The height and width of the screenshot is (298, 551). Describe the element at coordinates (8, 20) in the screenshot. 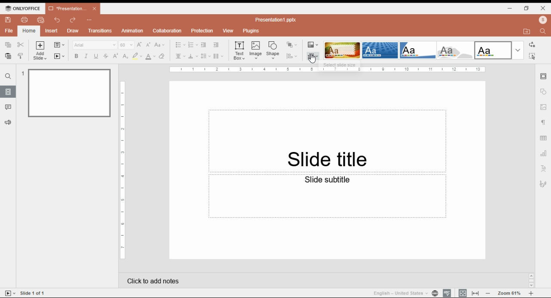

I see `save` at that location.